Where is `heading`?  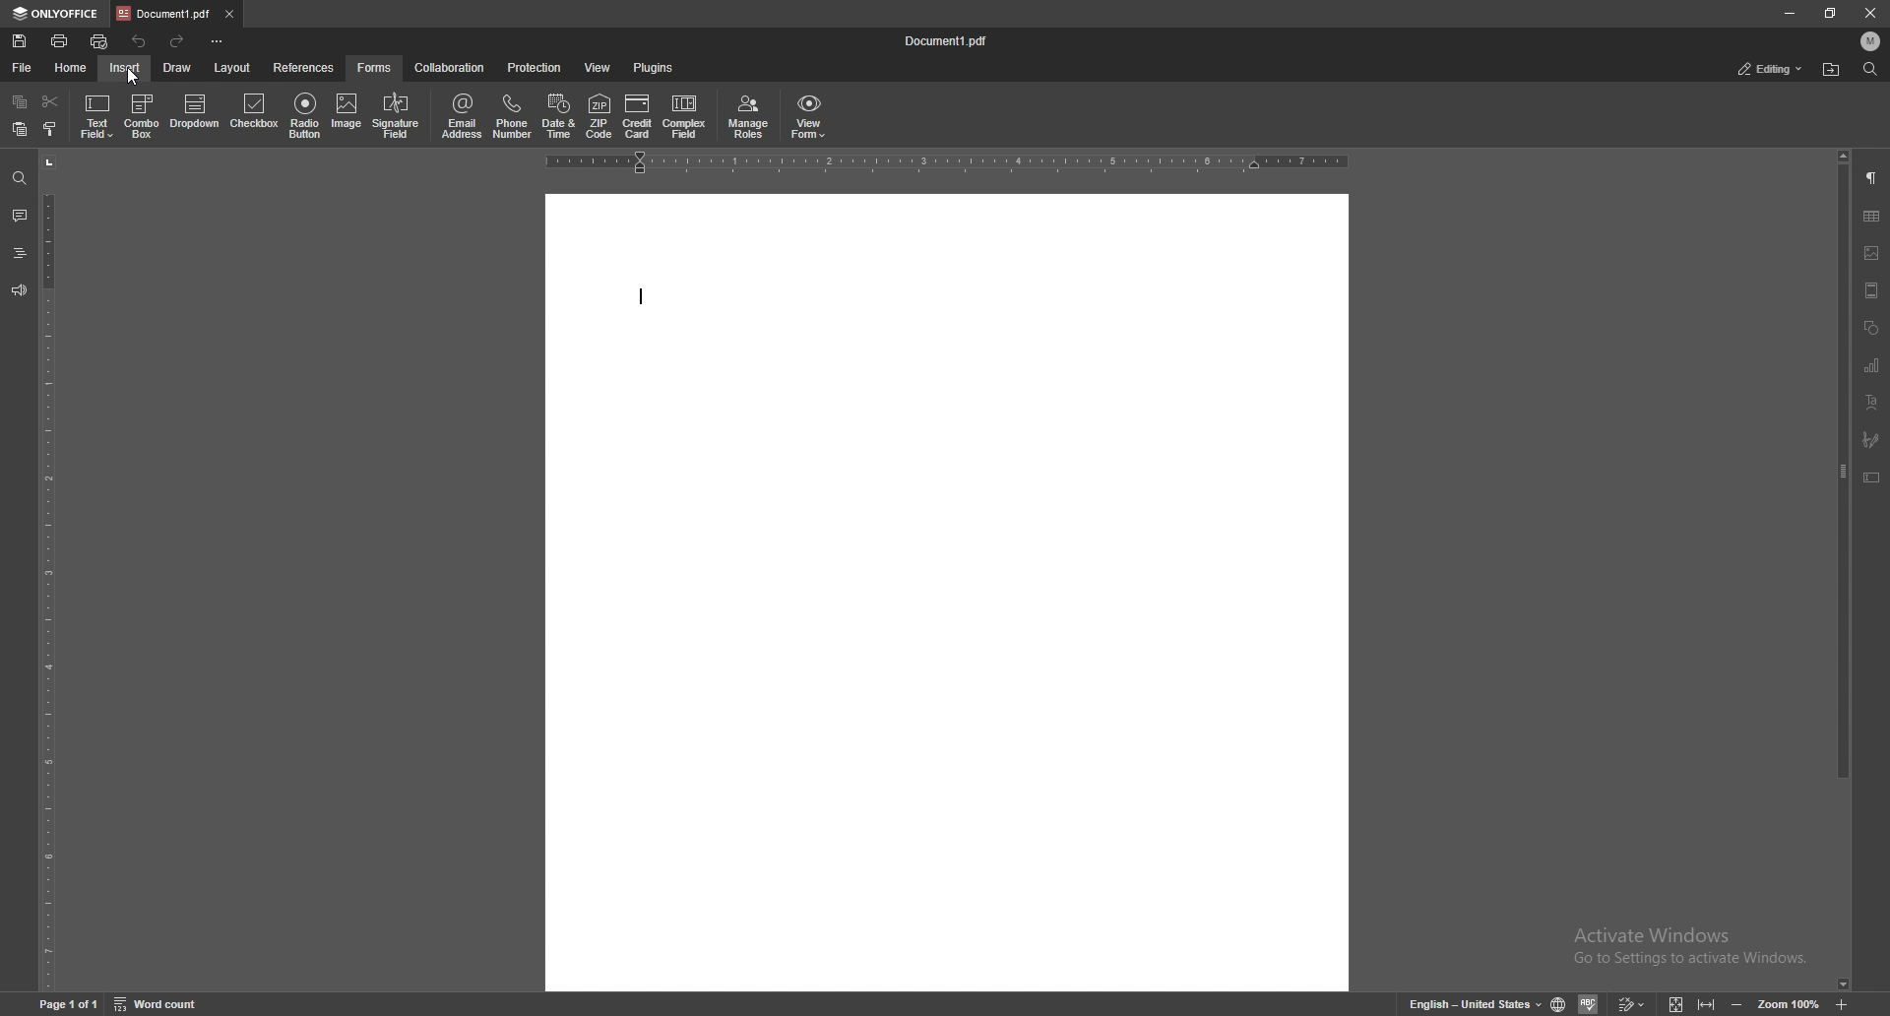
heading is located at coordinates (19, 253).